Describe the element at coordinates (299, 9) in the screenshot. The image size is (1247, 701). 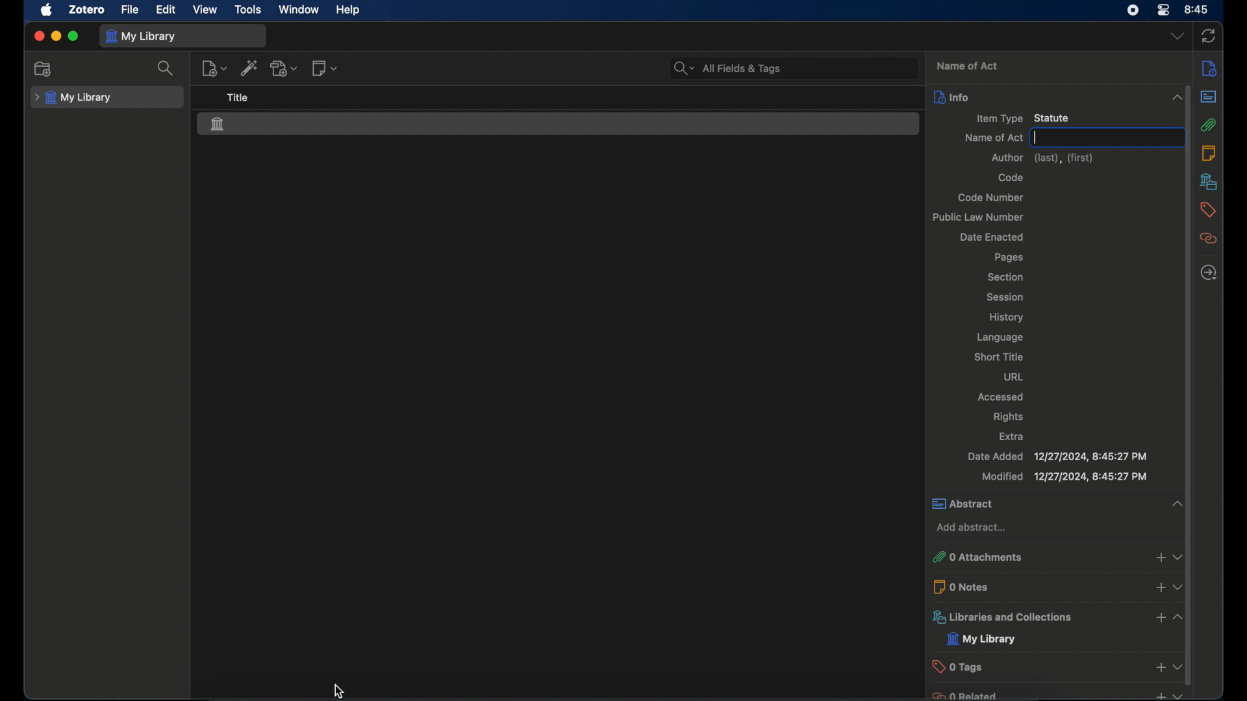
I see `window` at that location.